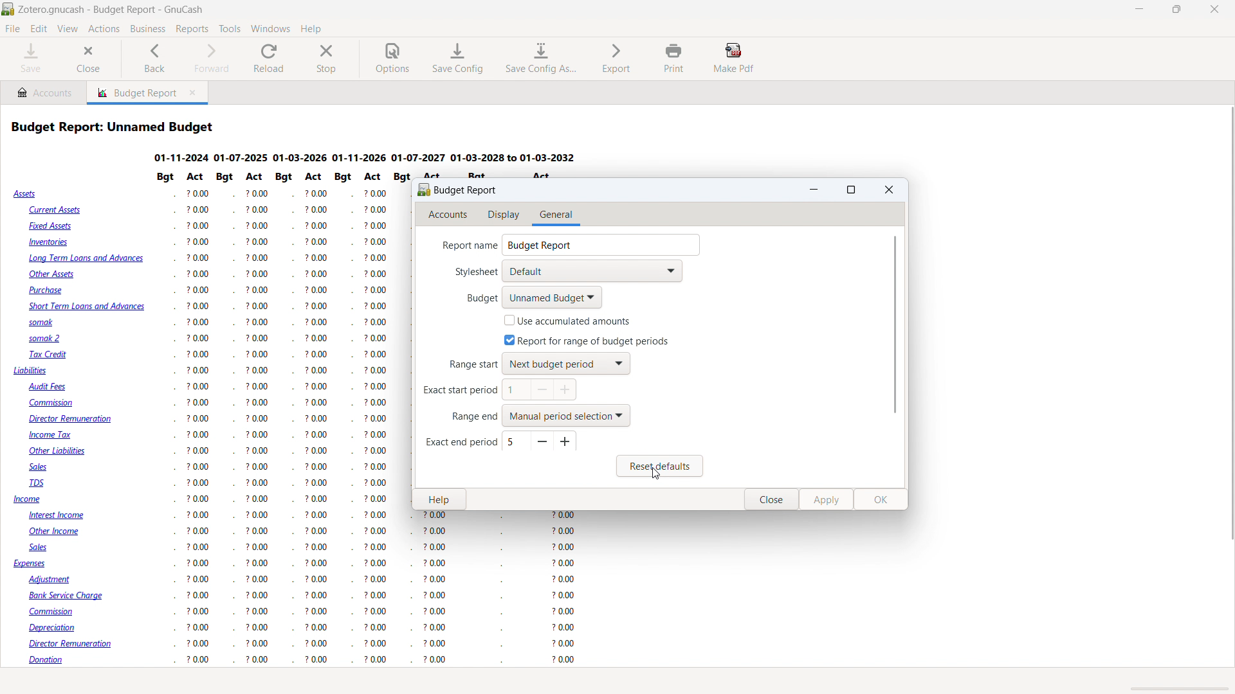  Describe the element at coordinates (53, 210) in the screenshot. I see `current Assets` at that location.